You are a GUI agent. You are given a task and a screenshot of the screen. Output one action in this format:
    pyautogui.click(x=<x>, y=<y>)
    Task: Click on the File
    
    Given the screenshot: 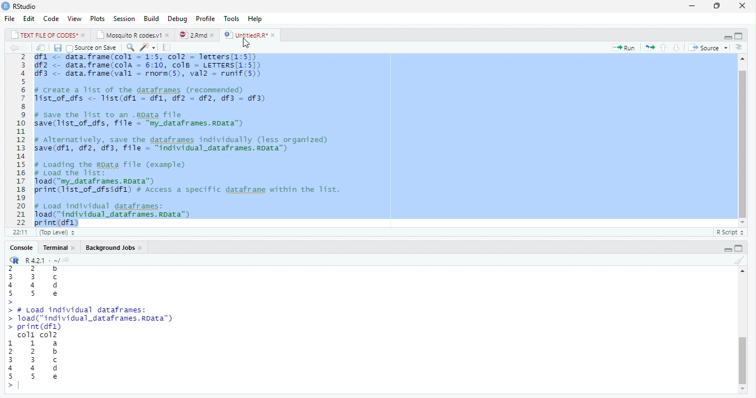 What is the action you would take?
    pyautogui.click(x=11, y=18)
    